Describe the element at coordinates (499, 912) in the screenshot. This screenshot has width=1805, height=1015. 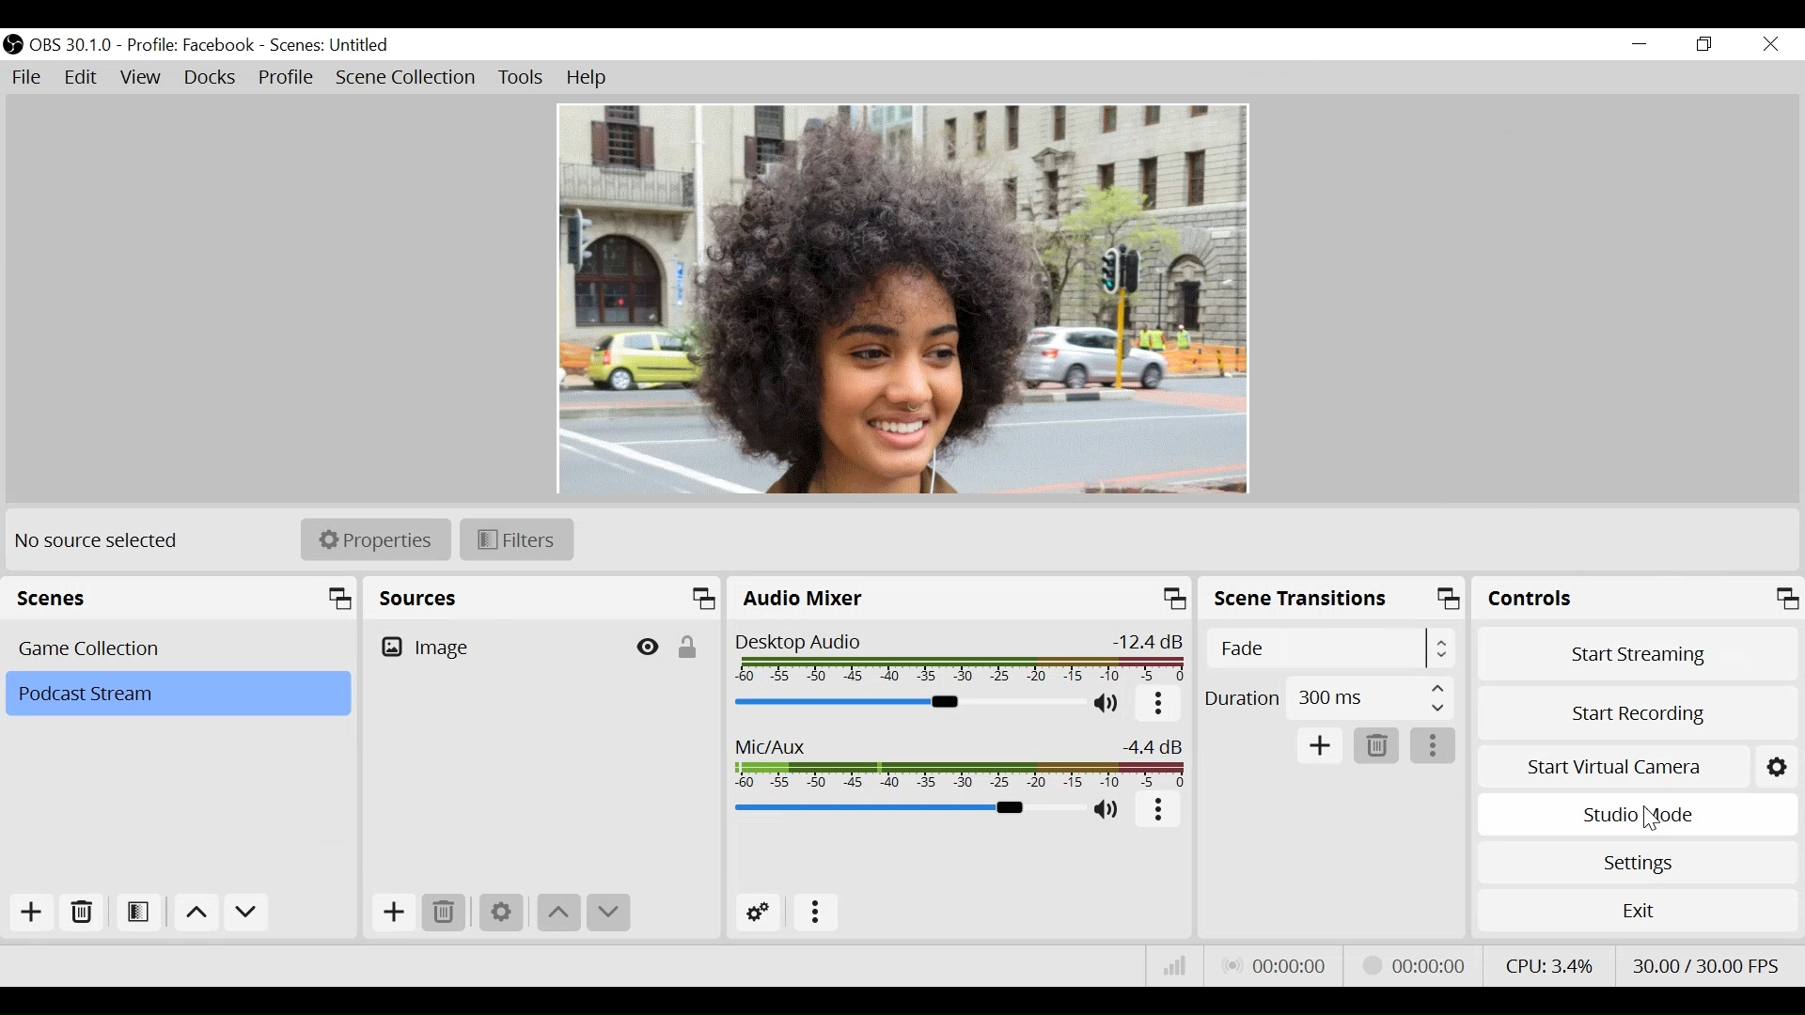
I see `Settings` at that location.